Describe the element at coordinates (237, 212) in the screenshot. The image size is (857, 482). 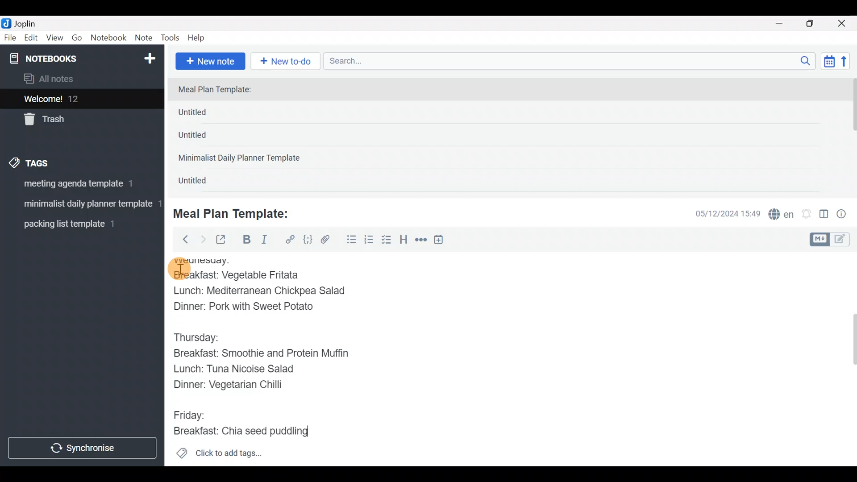
I see `Meal Plan Template:` at that location.